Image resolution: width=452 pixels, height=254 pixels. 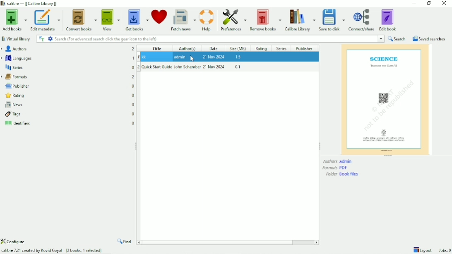 What do you see at coordinates (111, 20) in the screenshot?
I see `View` at bounding box center [111, 20].